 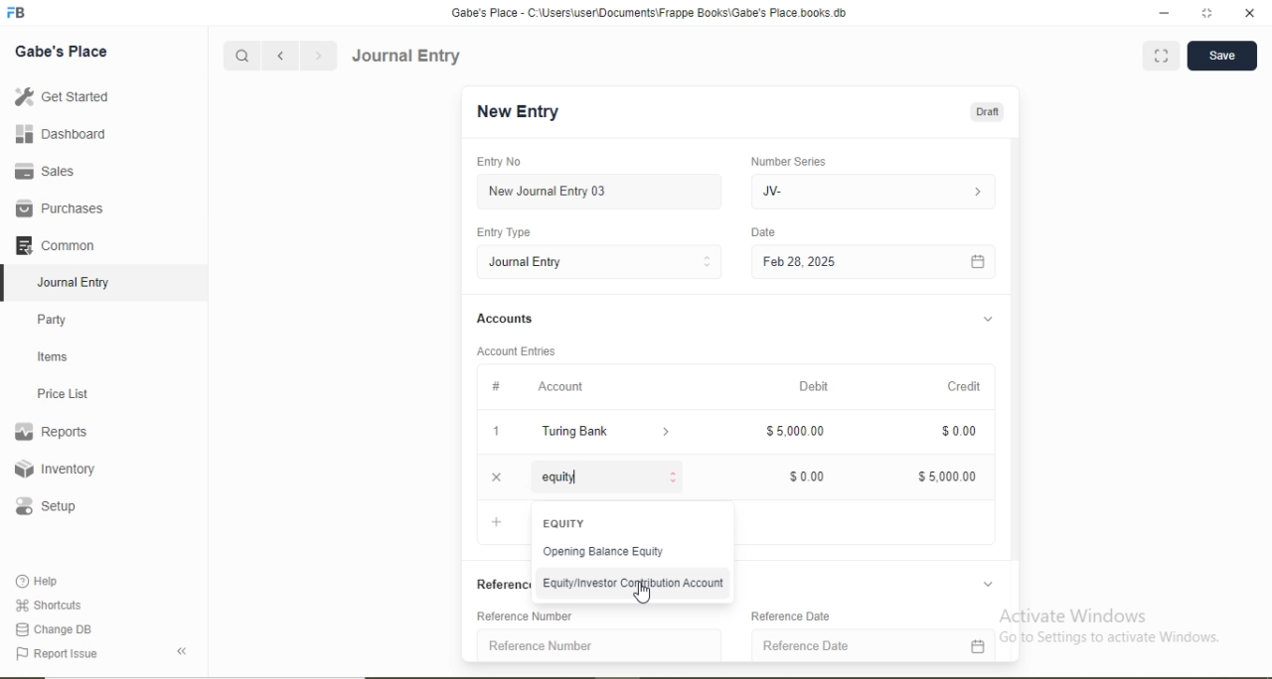 I want to click on References, so click(x=503, y=585).